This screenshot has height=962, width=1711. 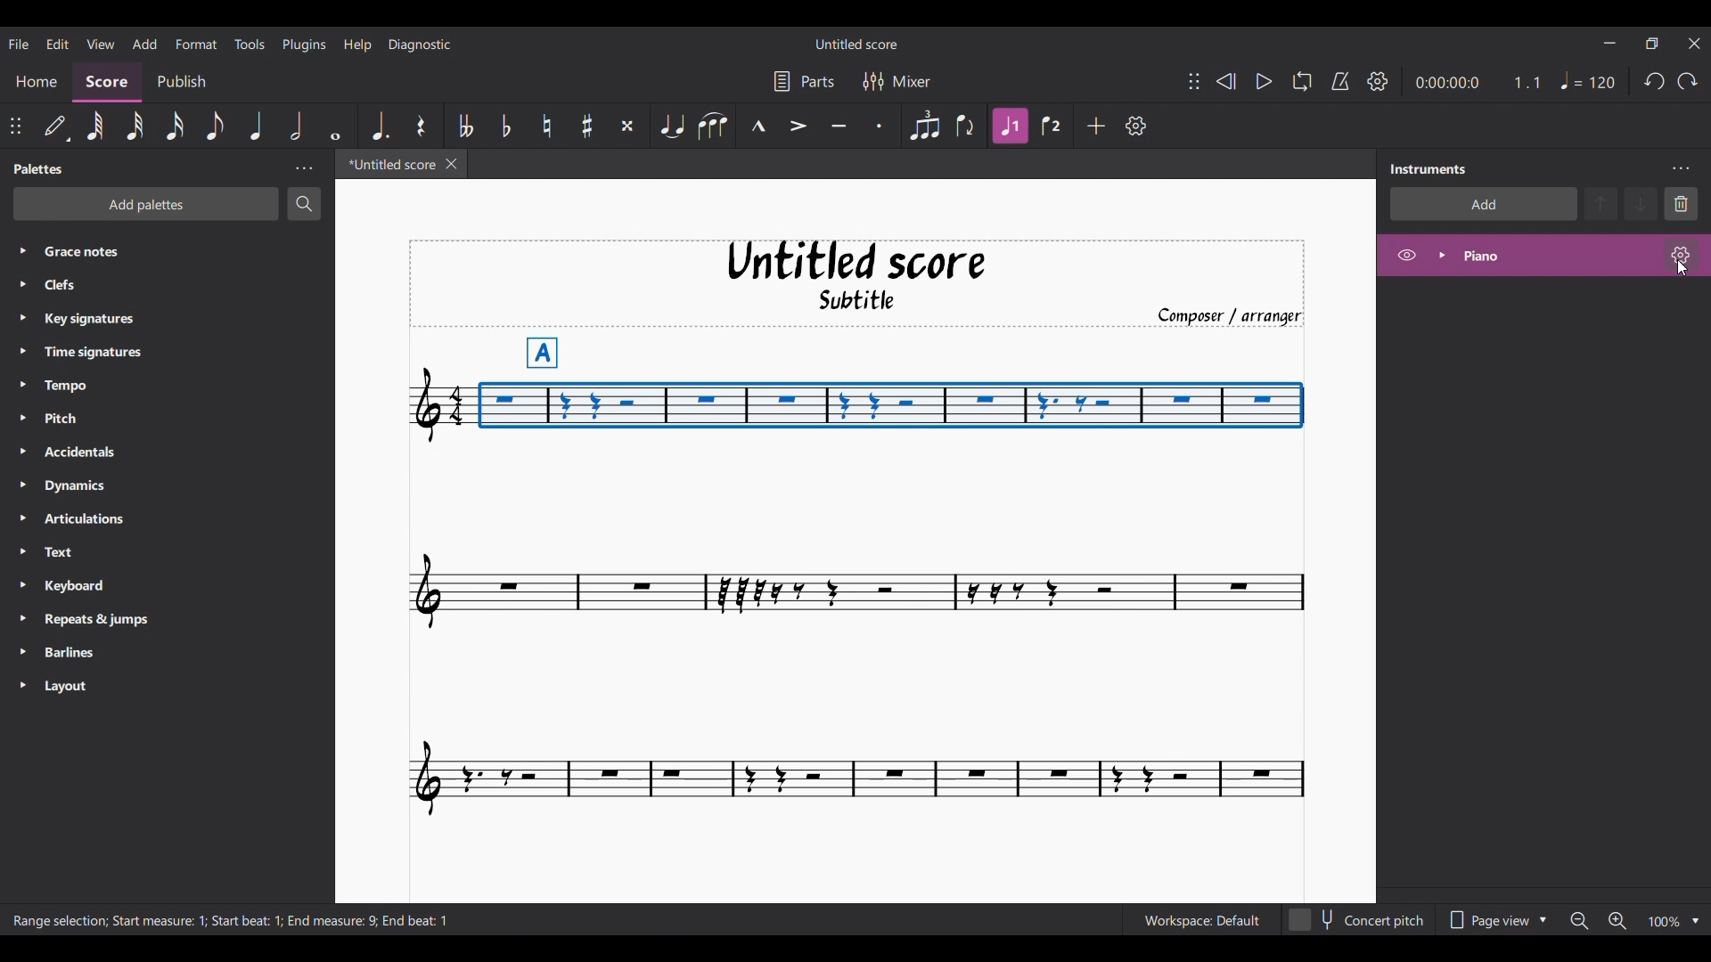 I want to click on Piano settings, so click(x=1681, y=255).